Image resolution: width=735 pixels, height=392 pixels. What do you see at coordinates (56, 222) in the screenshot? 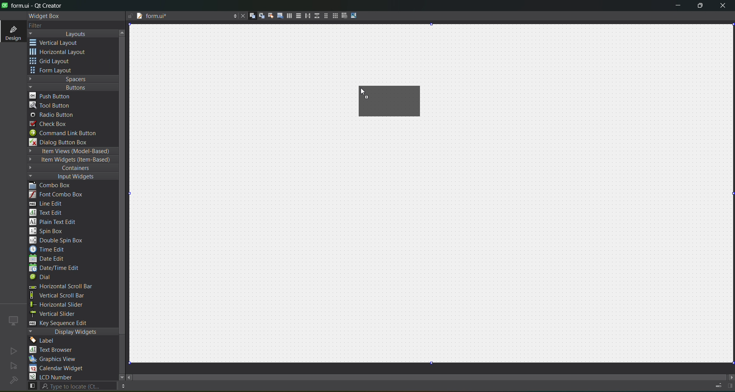
I see `plain text edit` at bounding box center [56, 222].